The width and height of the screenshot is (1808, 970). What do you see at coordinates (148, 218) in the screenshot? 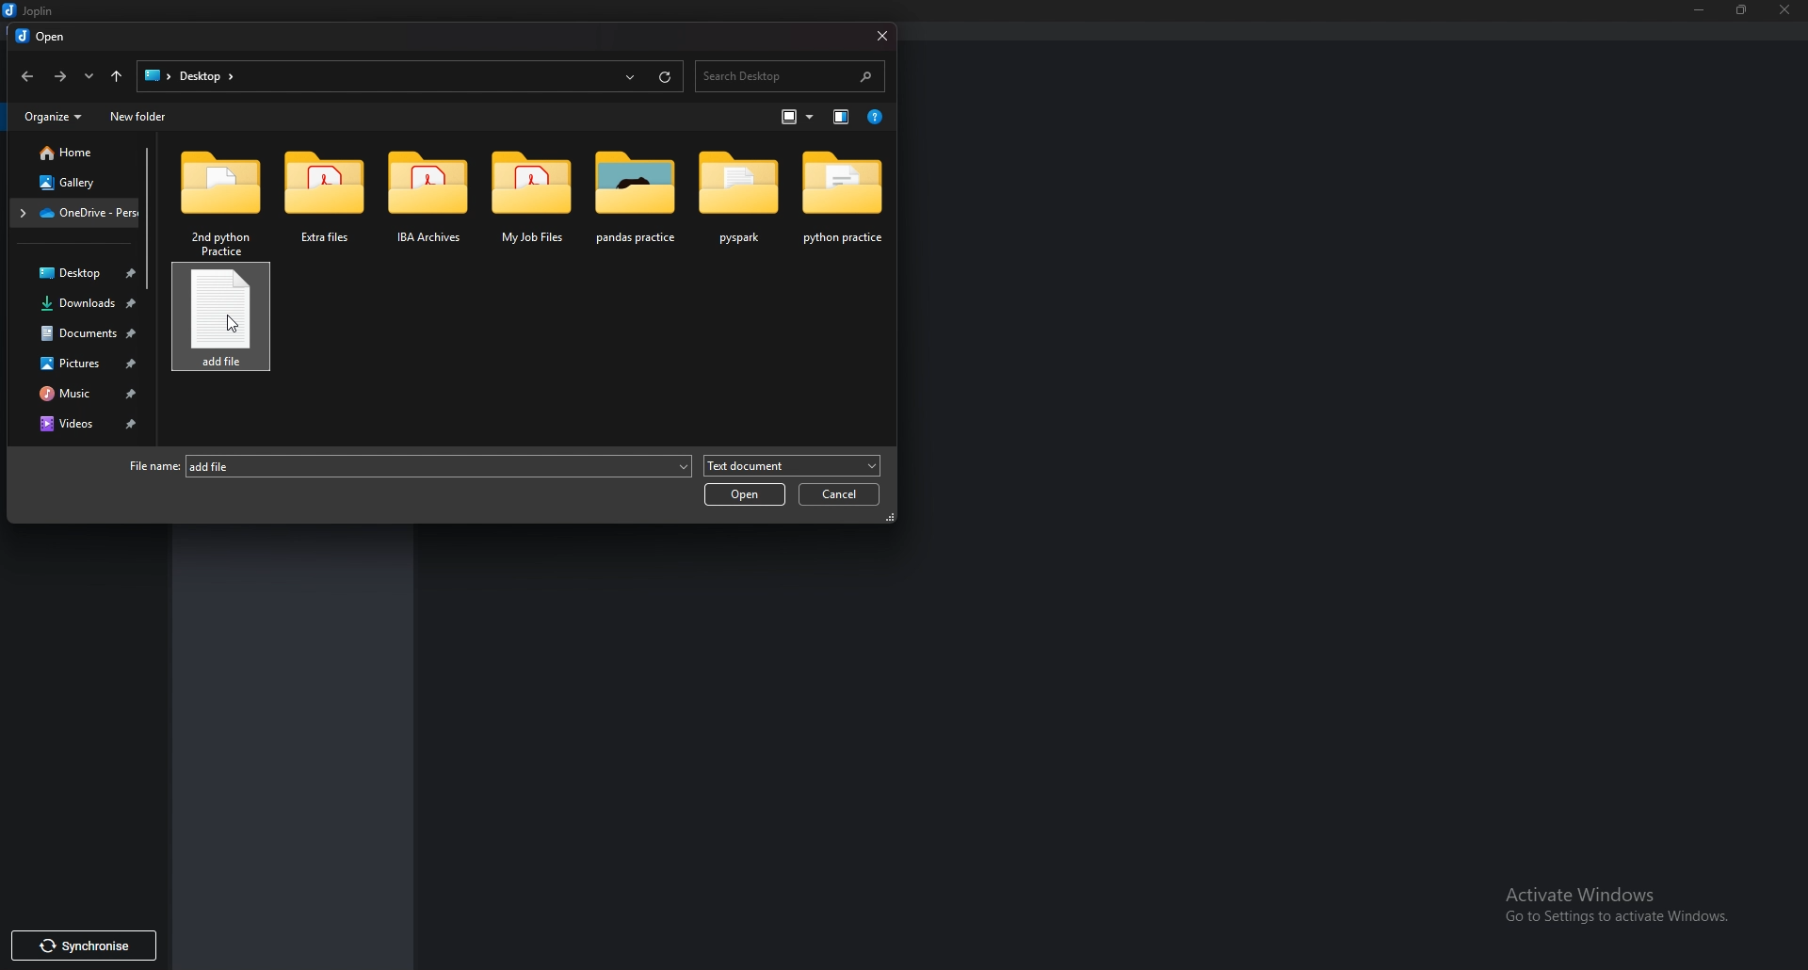
I see `Scroll bar` at bounding box center [148, 218].